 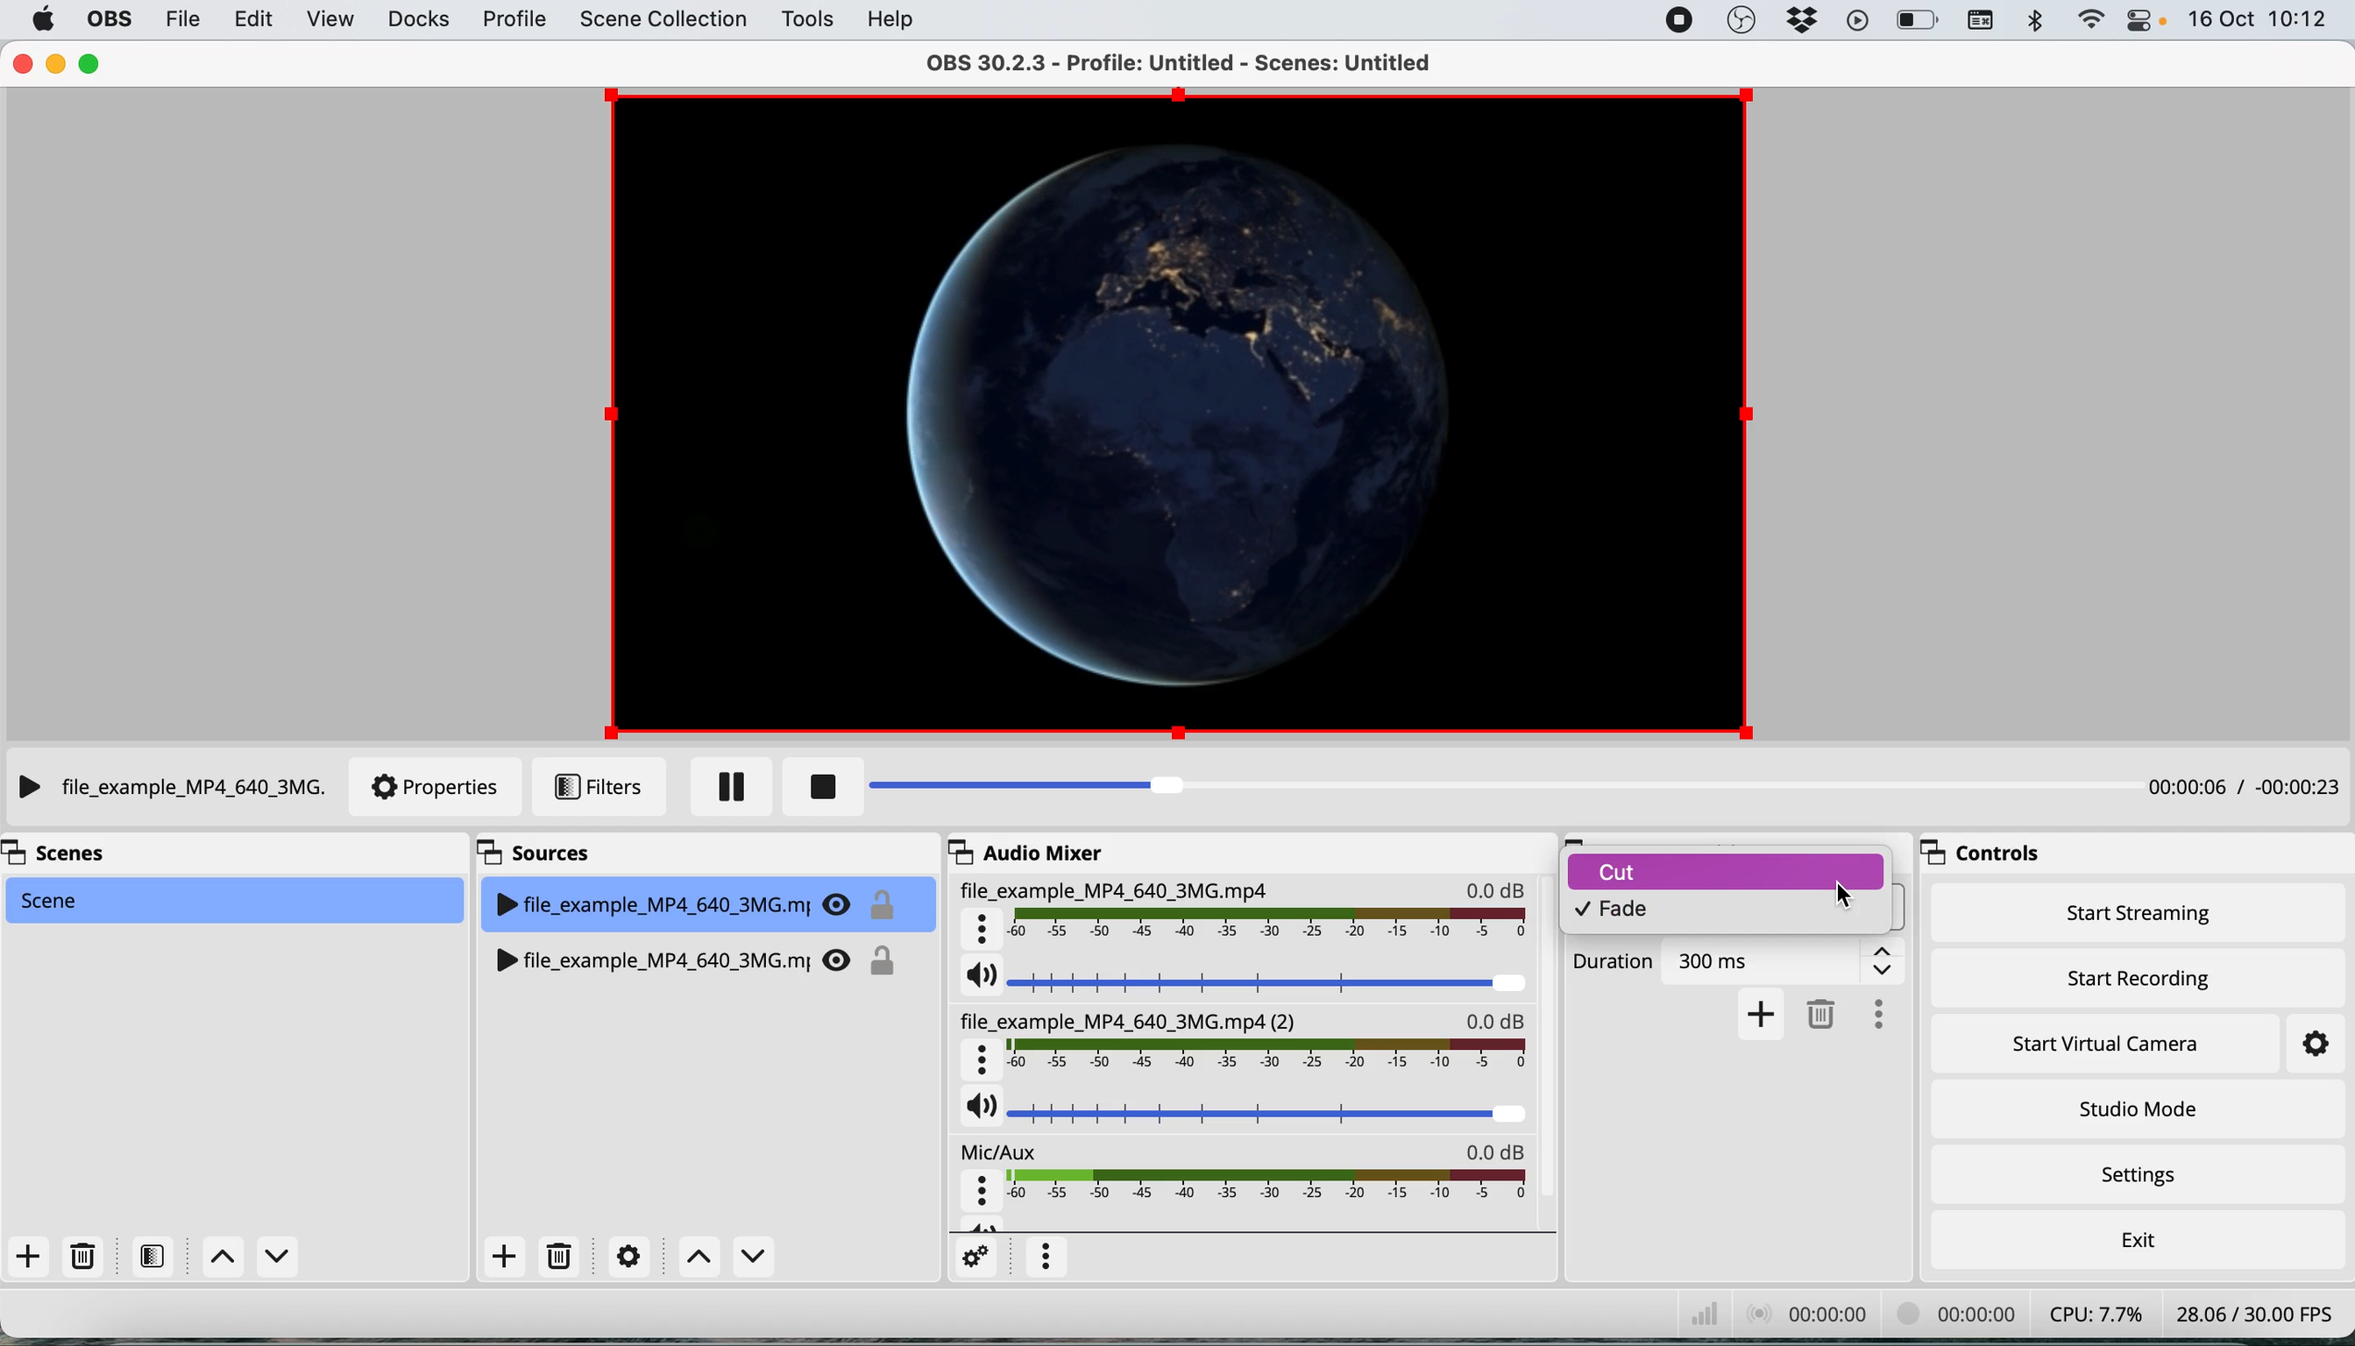 What do you see at coordinates (2139, 1243) in the screenshot?
I see `exit` at bounding box center [2139, 1243].